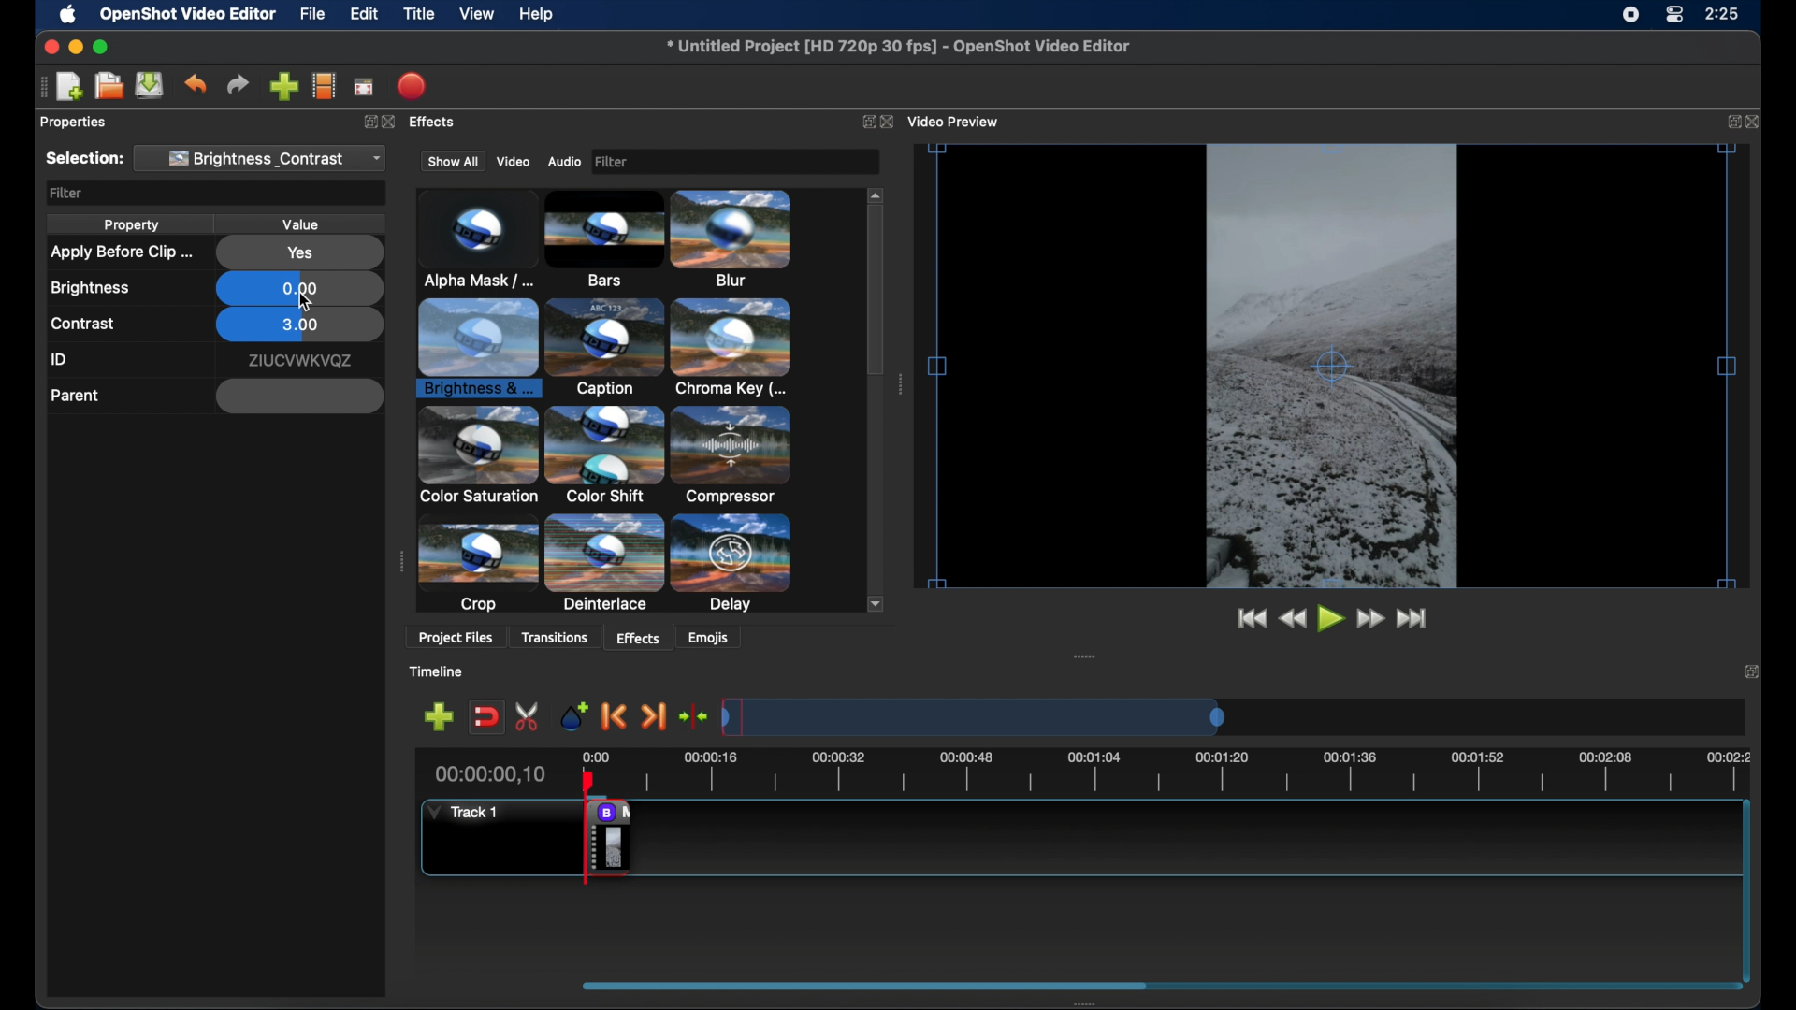 The image size is (1796, 1010). Describe the element at coordinates (612, 715) in the screenshot. I see `previous marker` at that location.